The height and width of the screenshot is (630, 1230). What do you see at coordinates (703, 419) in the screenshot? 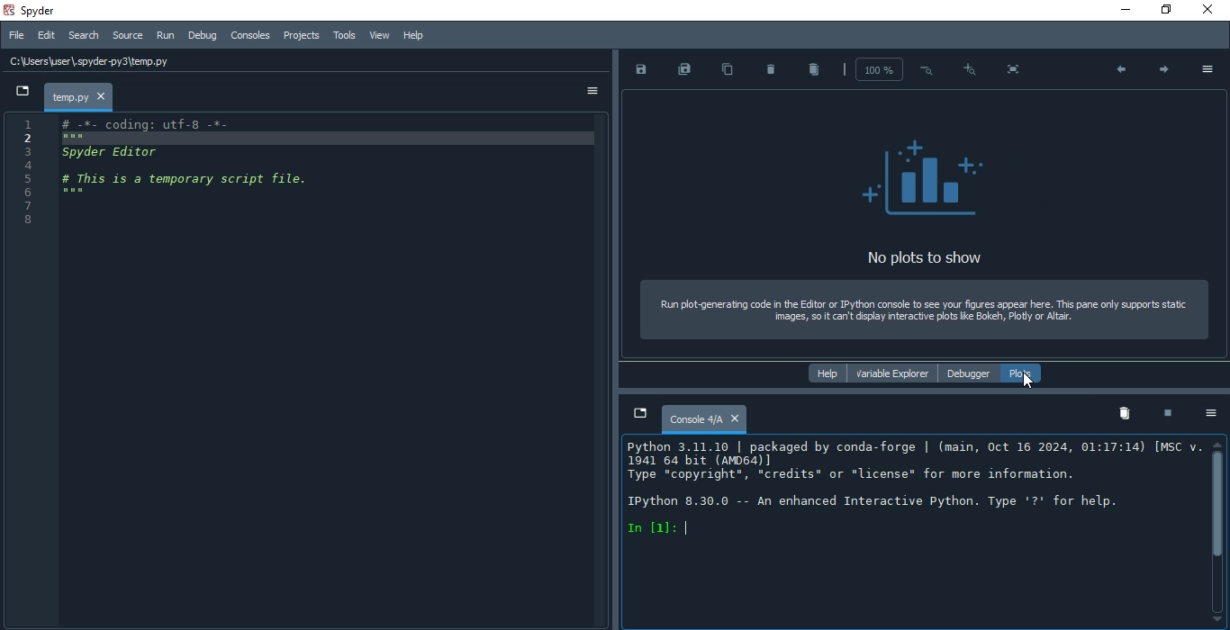
I see `console 4/A` at bounding box center [703, 419].